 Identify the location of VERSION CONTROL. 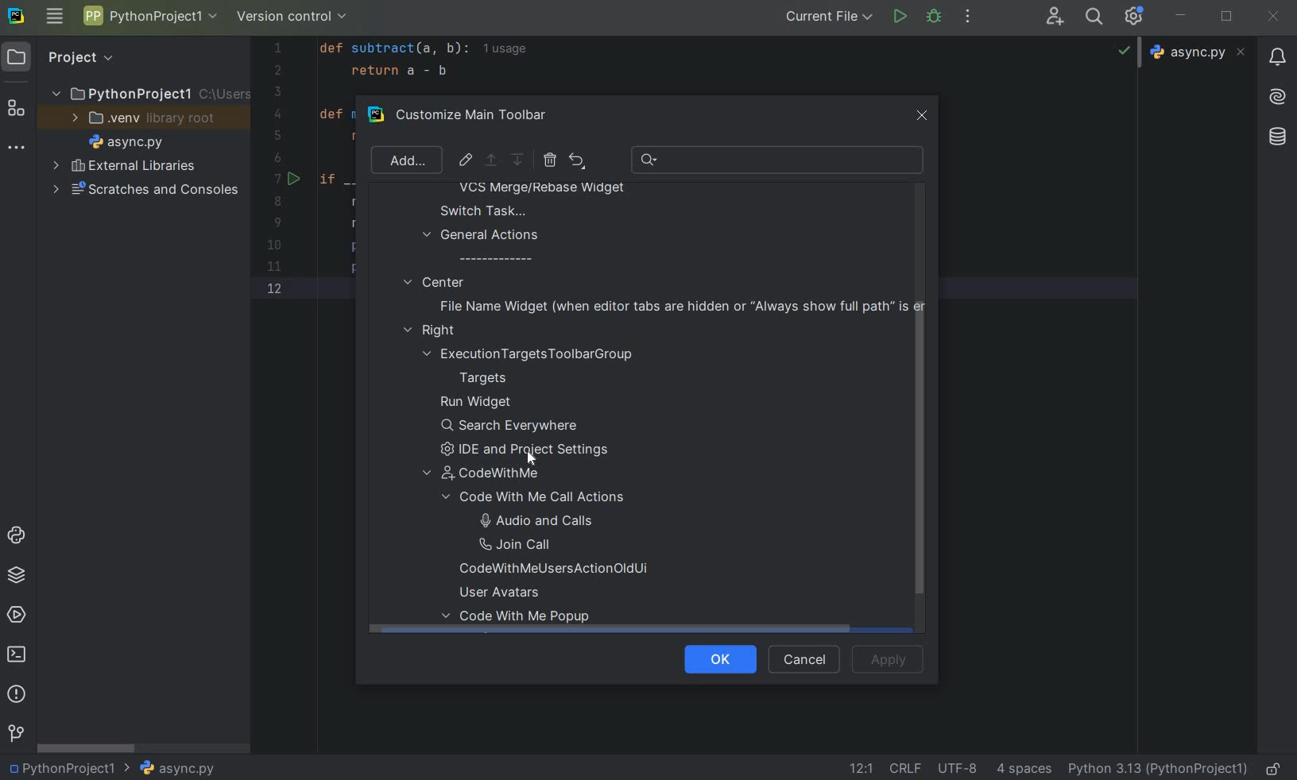
(15, 733).